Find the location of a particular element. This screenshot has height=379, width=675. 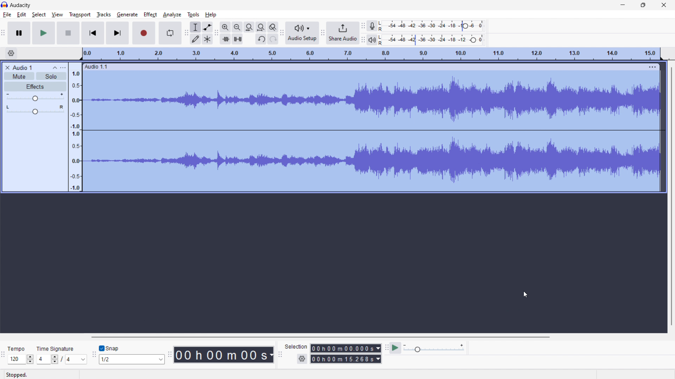

delete audio is located at coordinates (7, 68).